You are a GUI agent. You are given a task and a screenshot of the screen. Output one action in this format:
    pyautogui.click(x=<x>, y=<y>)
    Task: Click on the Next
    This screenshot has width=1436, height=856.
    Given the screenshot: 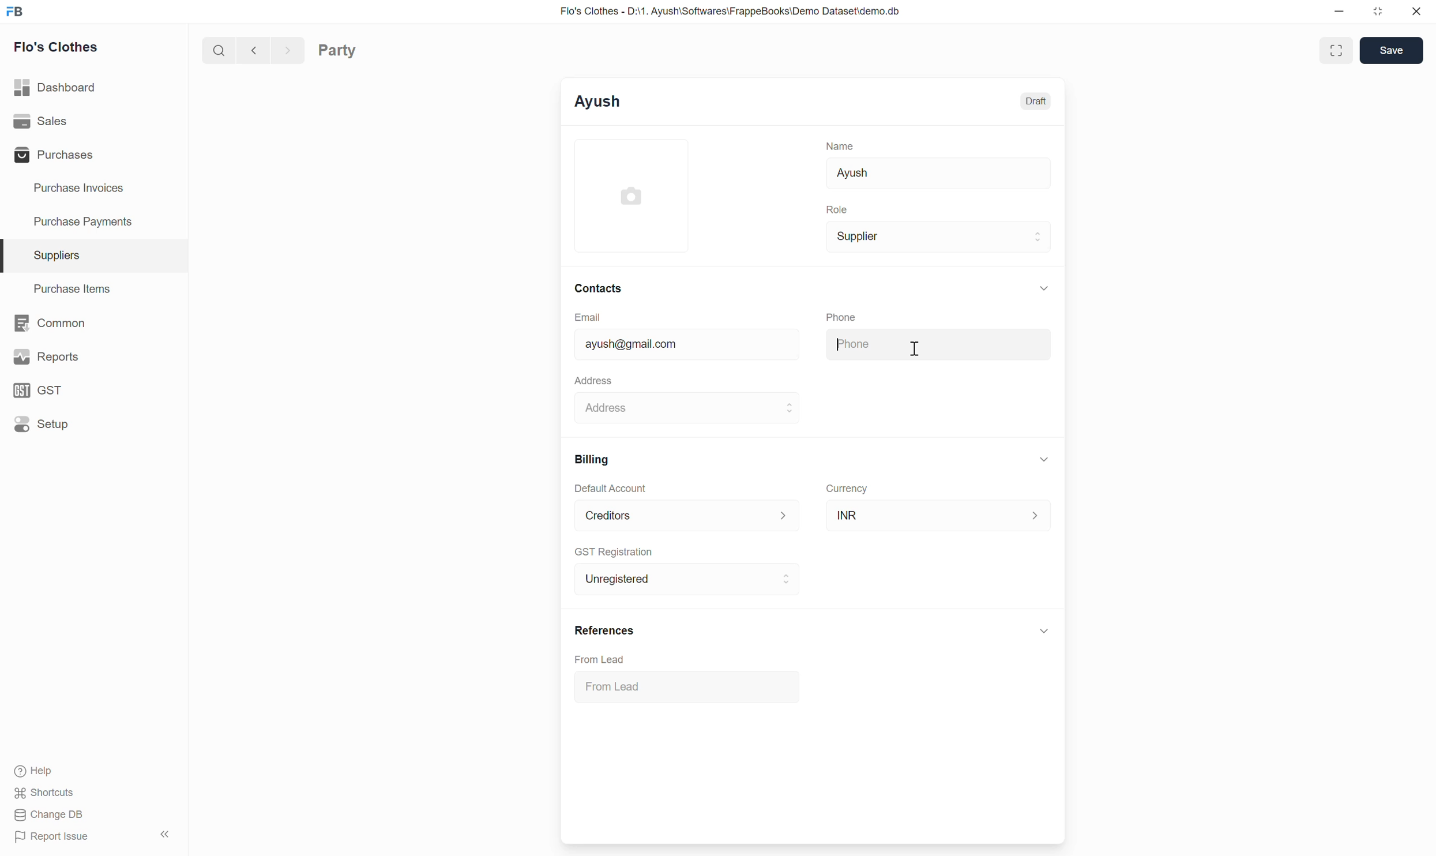 What is the action you would take?
    pyautogui.click(x=288, y=50)
    